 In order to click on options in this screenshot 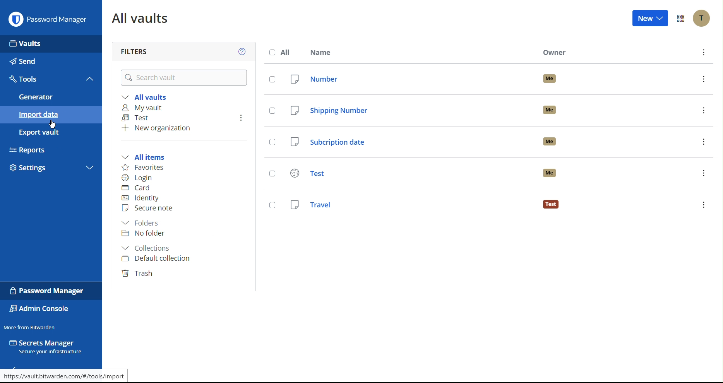, I will do `click(705, 52)`.